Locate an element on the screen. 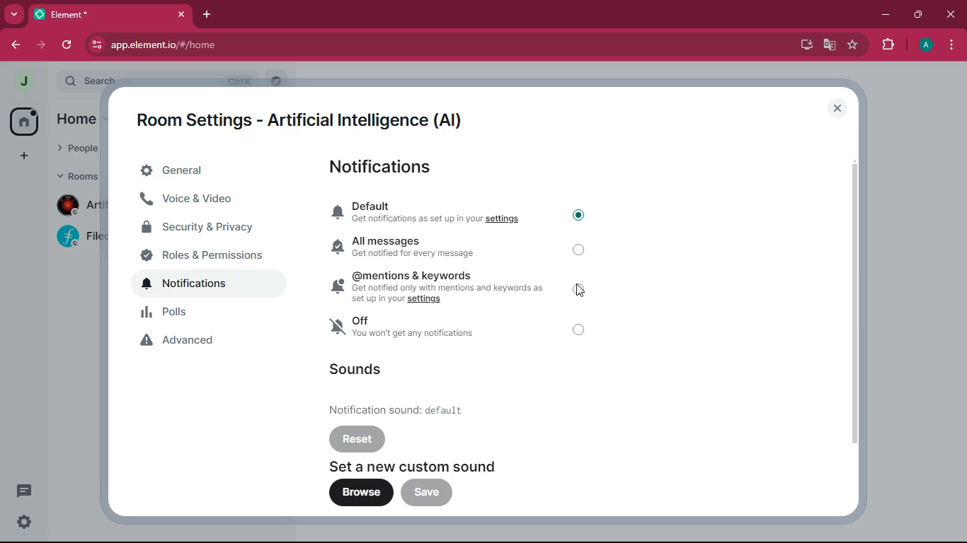 The width and height of the screenshot is (967, 543). message is located at coordinates (23, 489).